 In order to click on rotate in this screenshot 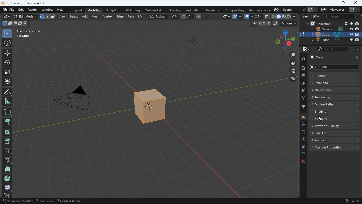, I will do `click(302, 140)`.